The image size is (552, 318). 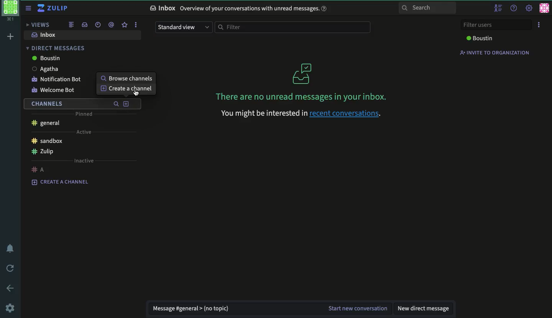 What do you see at coordinates (53, 8) in the screenshot?
I see `Zulip` at bounding box center [53, 8].